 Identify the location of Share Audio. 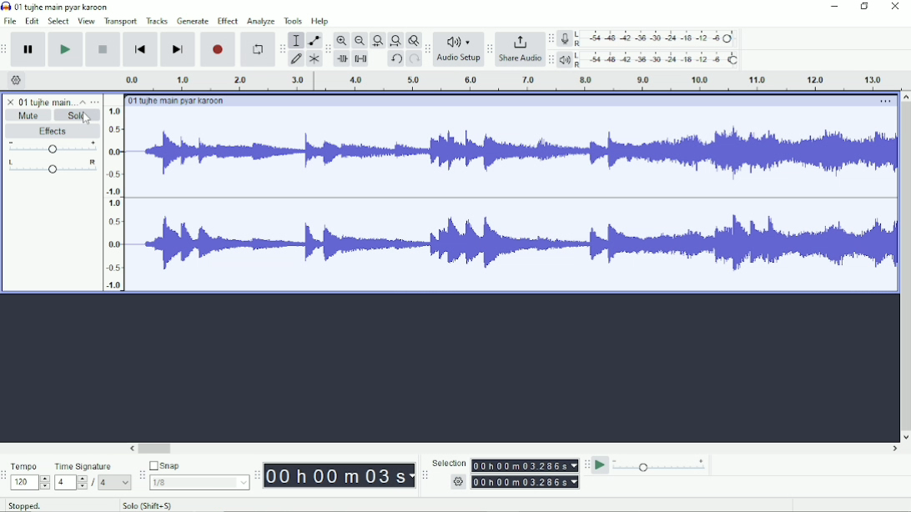
(520, 50).